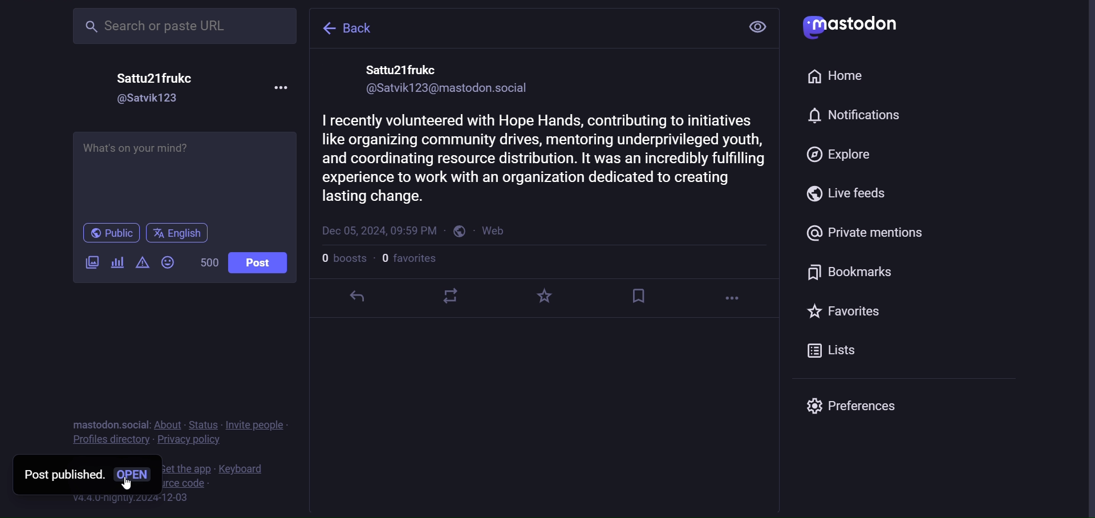 The image size is (1095, 518). I want to click on about, so click(167, 424).